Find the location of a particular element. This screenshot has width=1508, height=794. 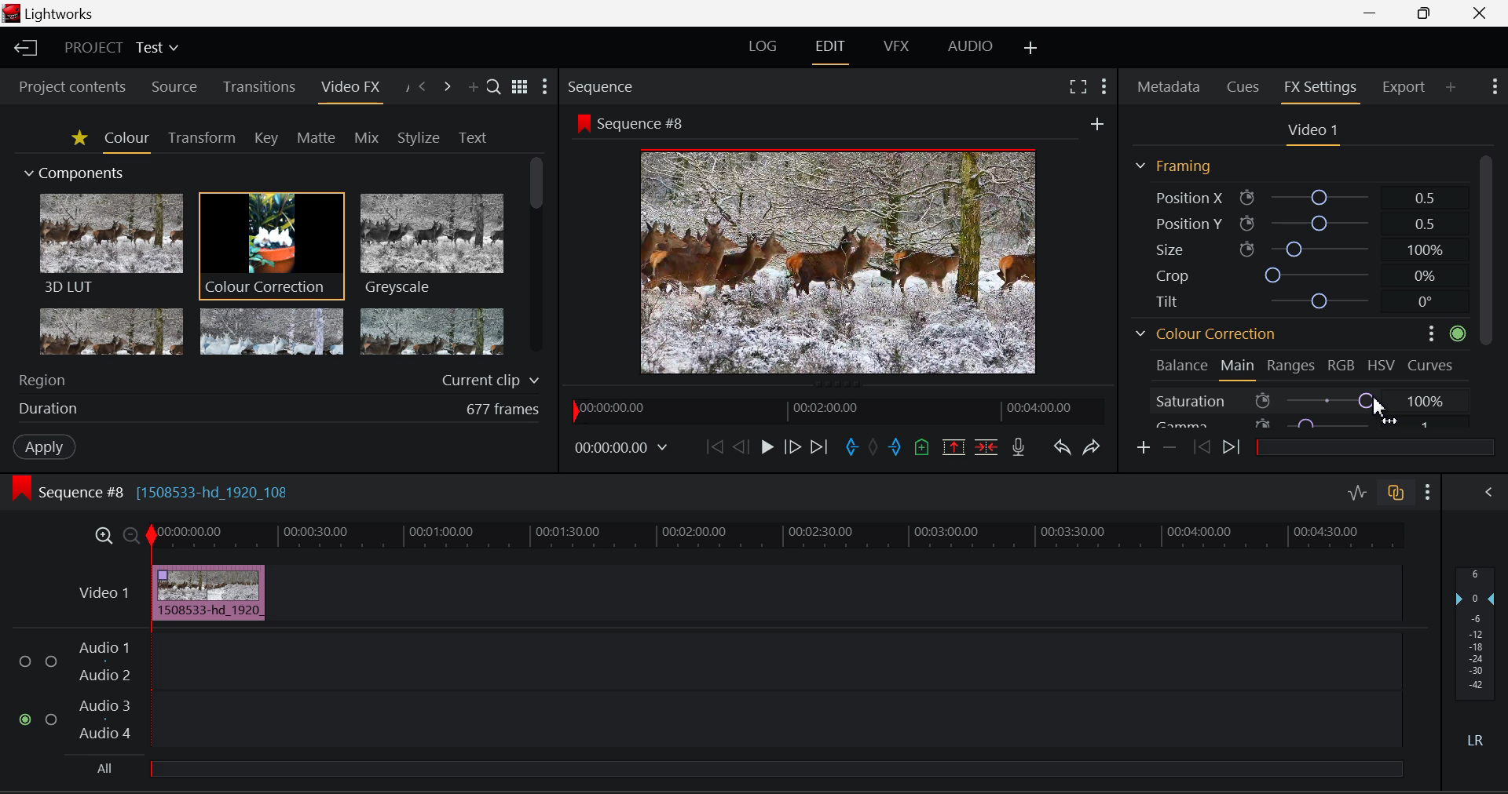

Source is located at coordinates (175, 86).